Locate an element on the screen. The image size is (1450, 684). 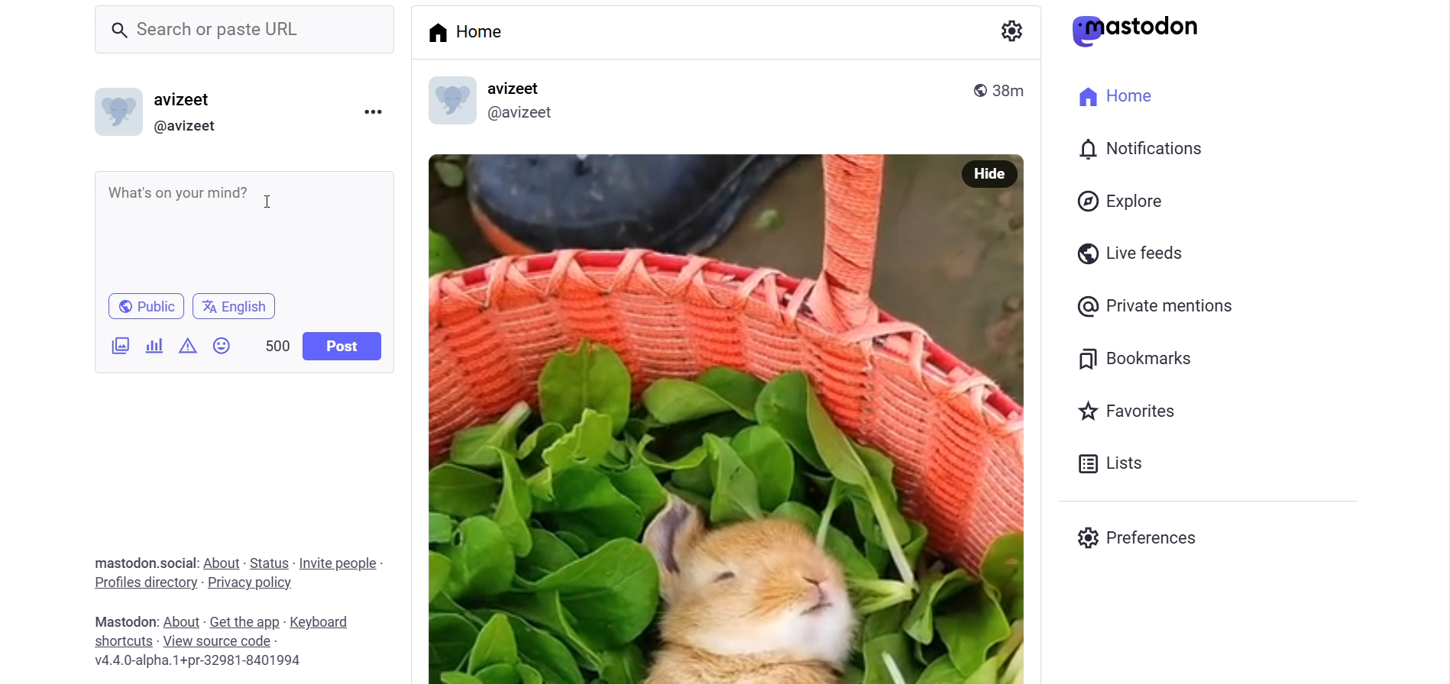
cursor is located at coordinates (267, 204).